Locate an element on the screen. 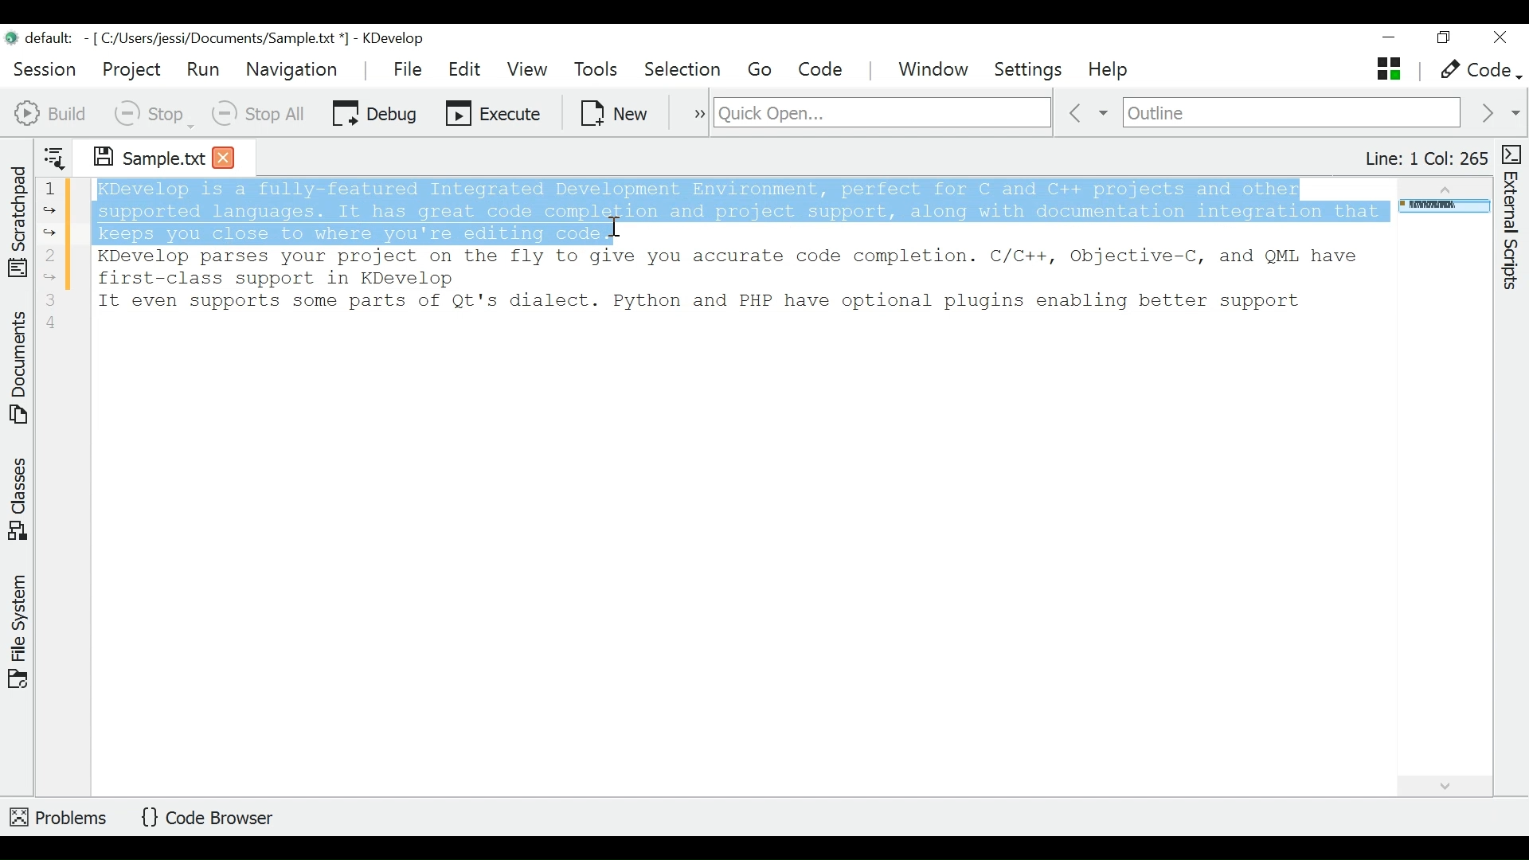 The width and height of the screenshot is (1529, 860). View is located at coordinates (527, 69).